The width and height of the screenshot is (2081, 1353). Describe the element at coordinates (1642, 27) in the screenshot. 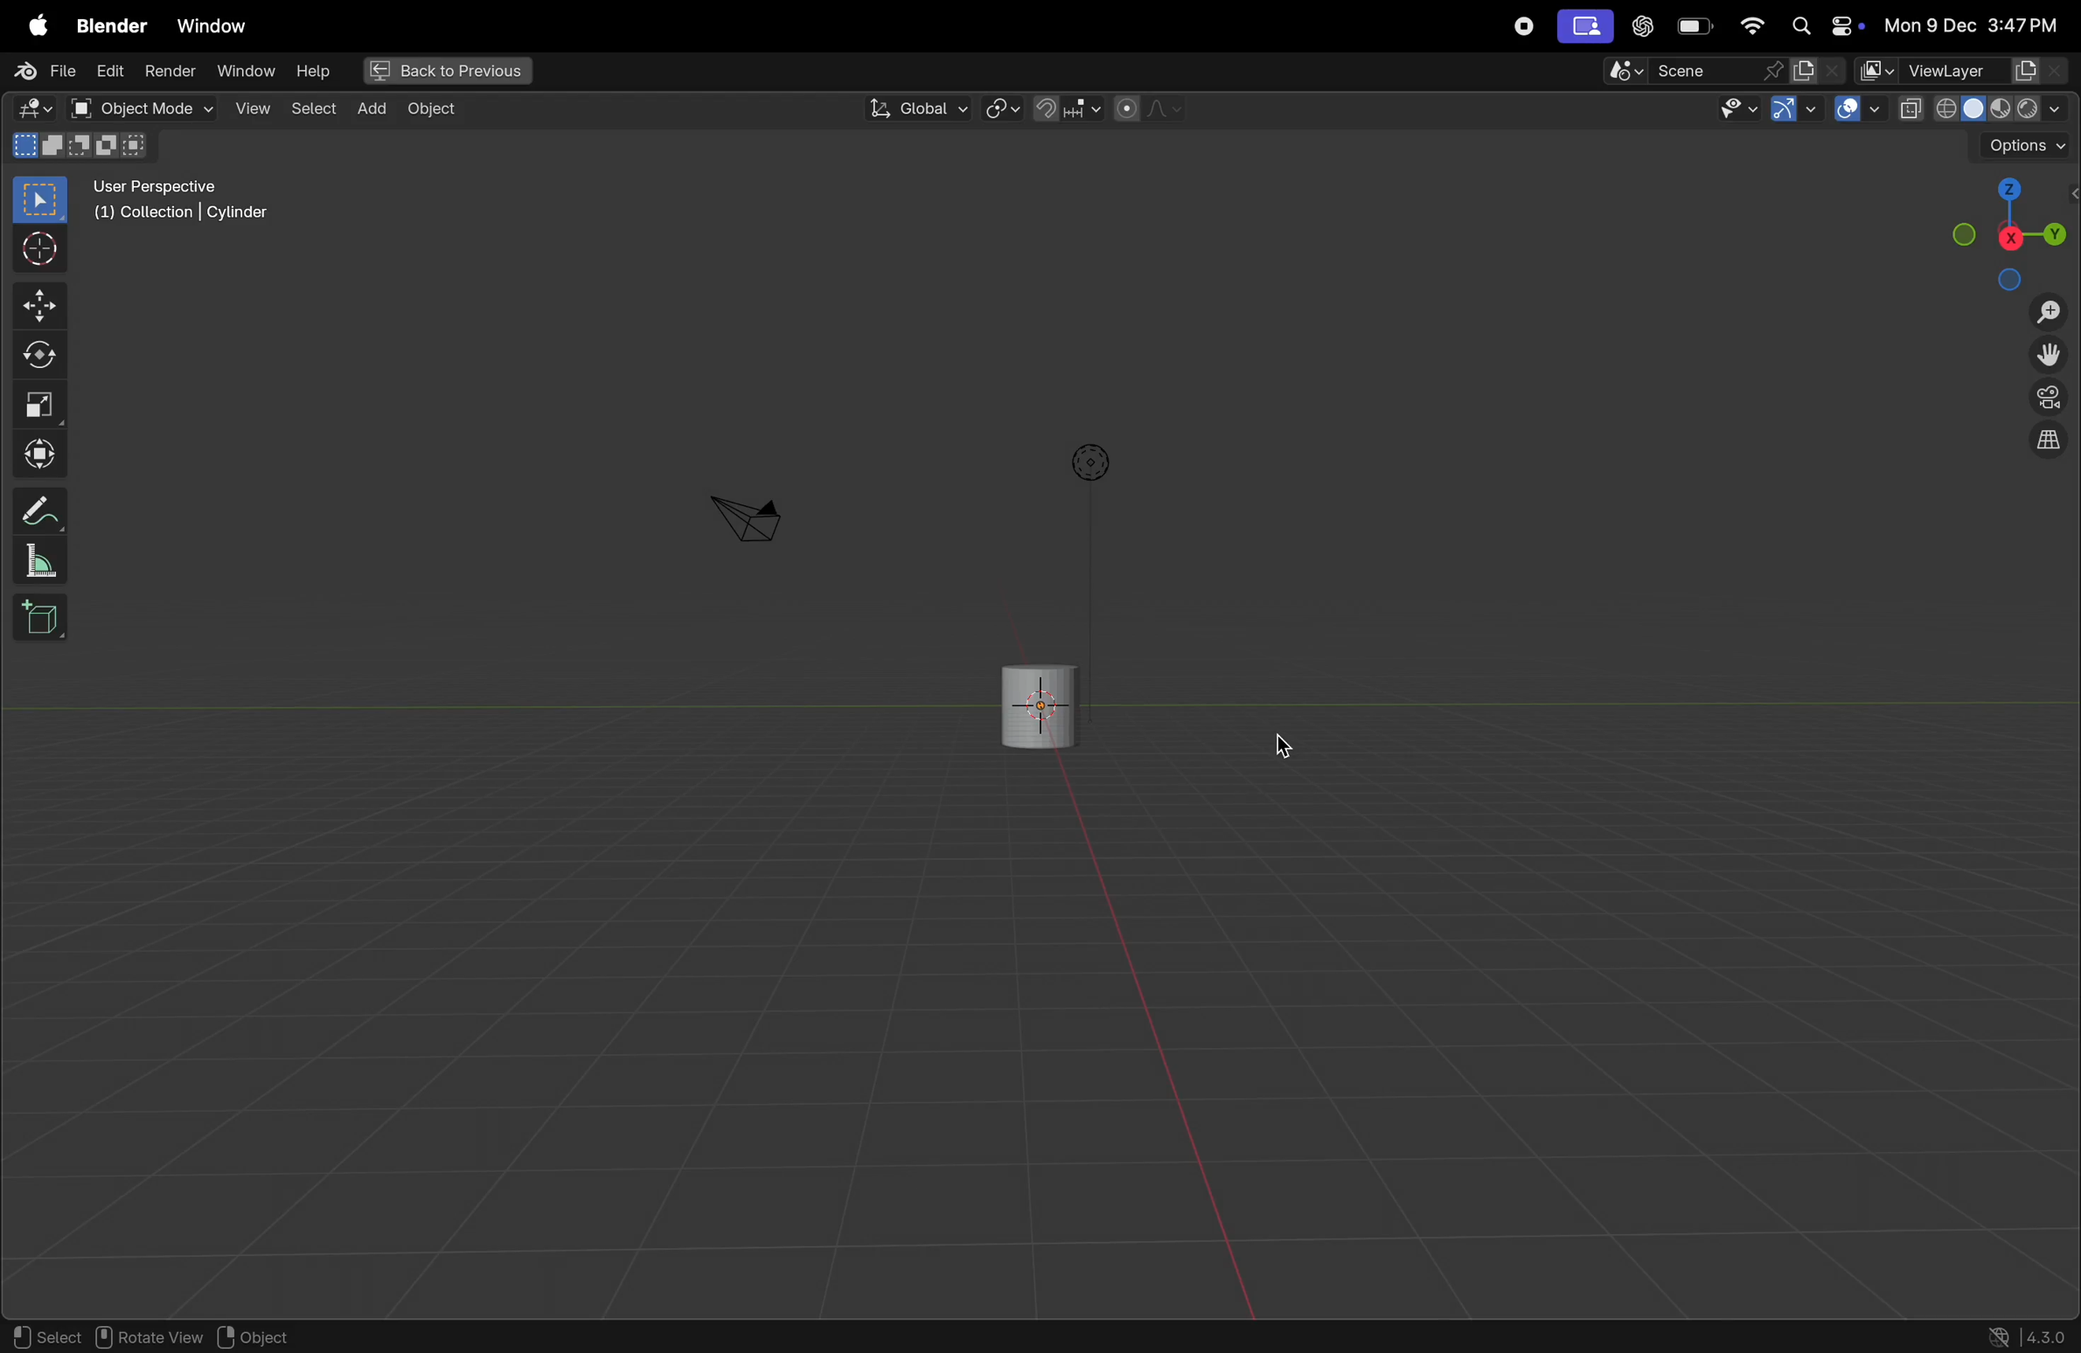

I see `chatgpt` at that location.